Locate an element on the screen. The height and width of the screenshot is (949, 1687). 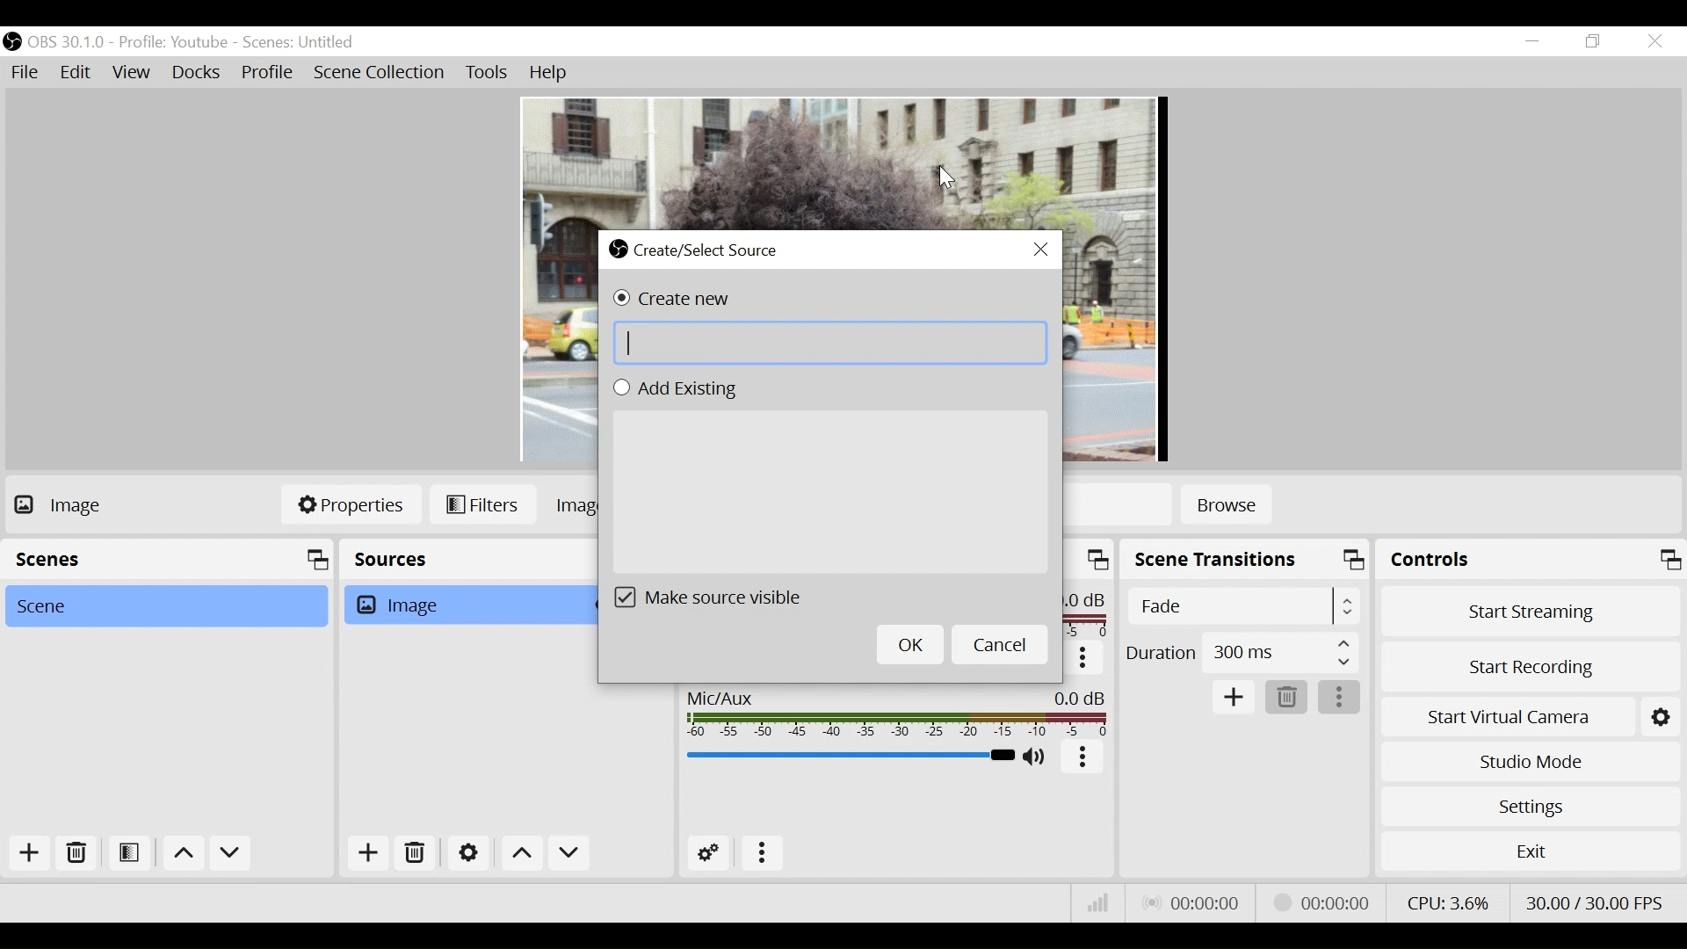
Move down is located at coordinates (568, 853).